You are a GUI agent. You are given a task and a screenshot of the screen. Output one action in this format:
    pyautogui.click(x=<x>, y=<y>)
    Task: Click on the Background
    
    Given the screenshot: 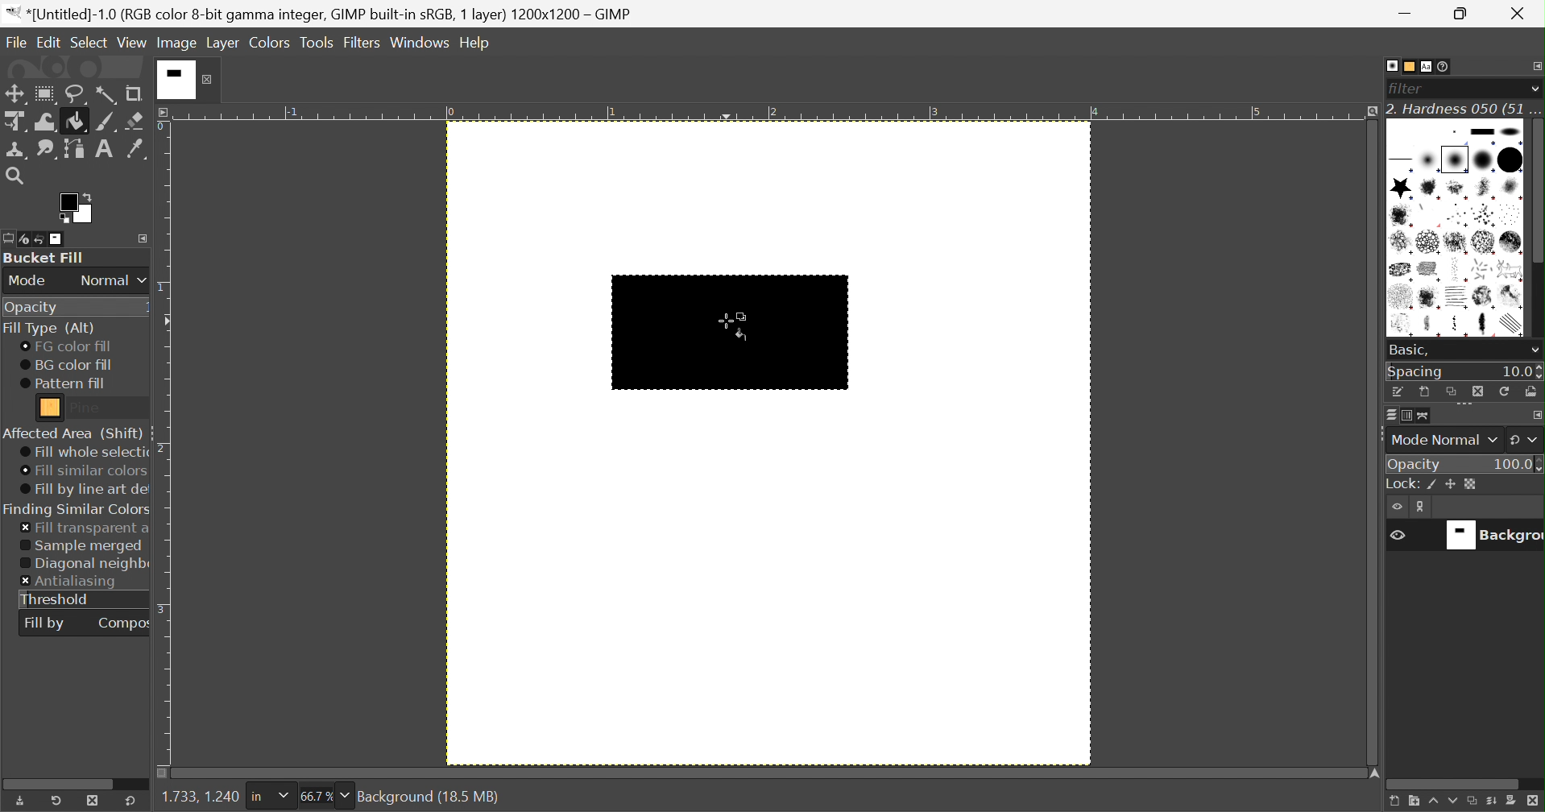 What is the action you would take?
    pyautogui.click(x=1490, y=536)
    